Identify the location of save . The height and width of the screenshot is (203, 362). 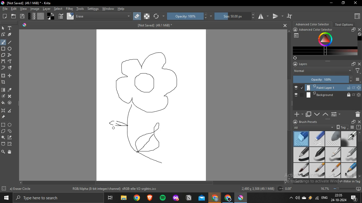
(23, 16).